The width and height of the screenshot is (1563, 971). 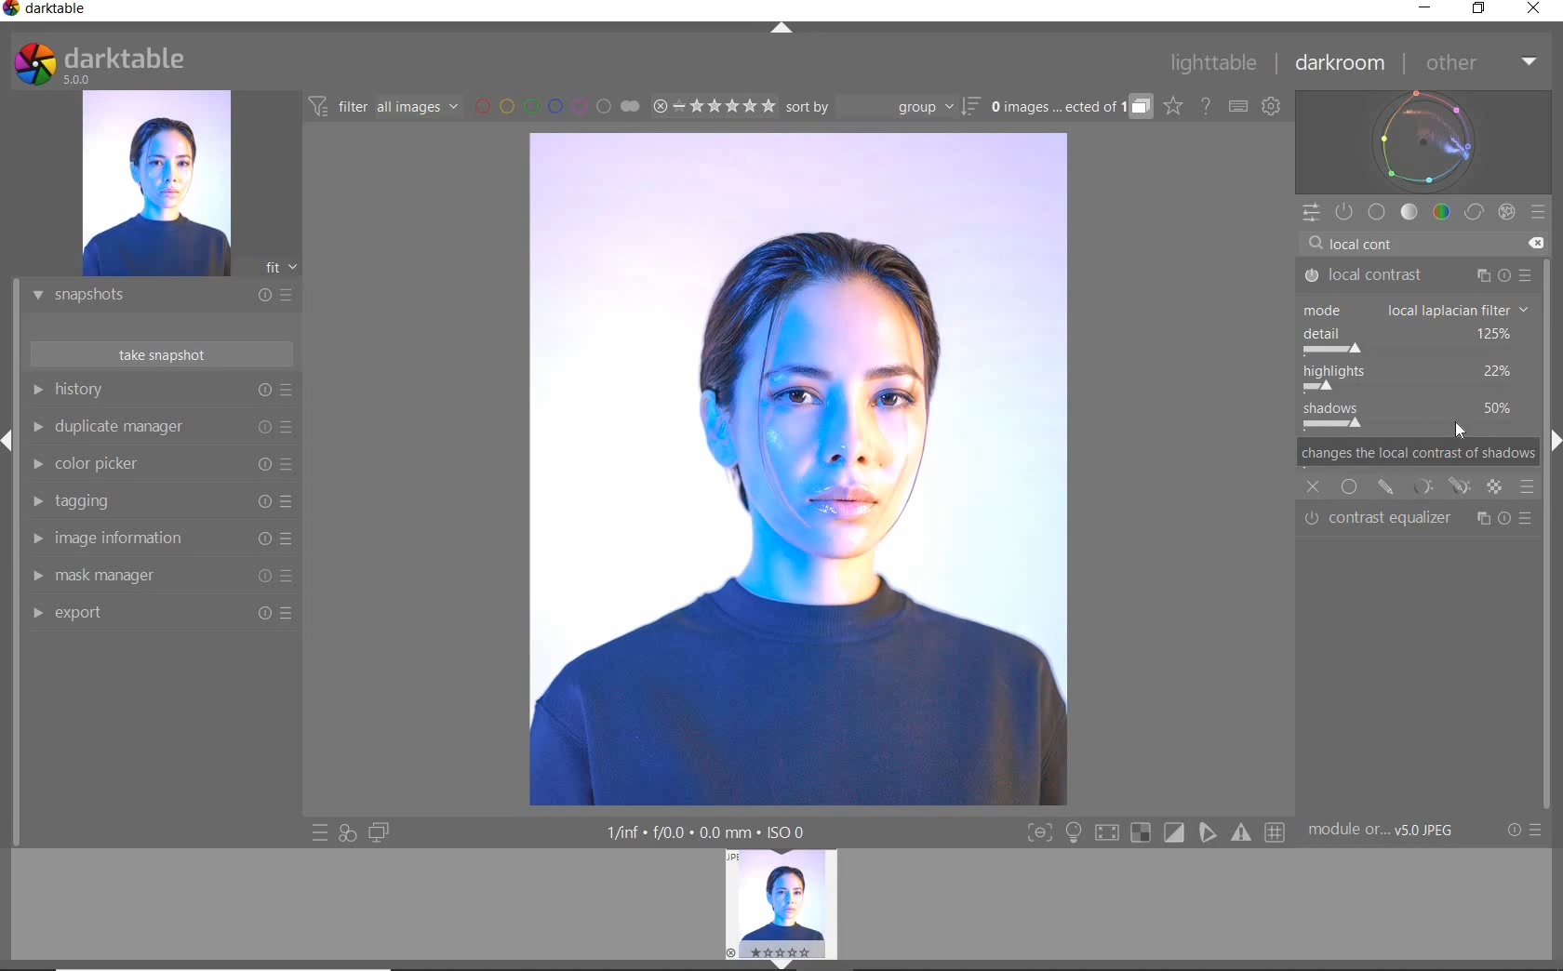 What do you see at coordinates (1553, 438) in the screenshot?
I see `Expand/Collapse` at bounding box center [1553, 438].